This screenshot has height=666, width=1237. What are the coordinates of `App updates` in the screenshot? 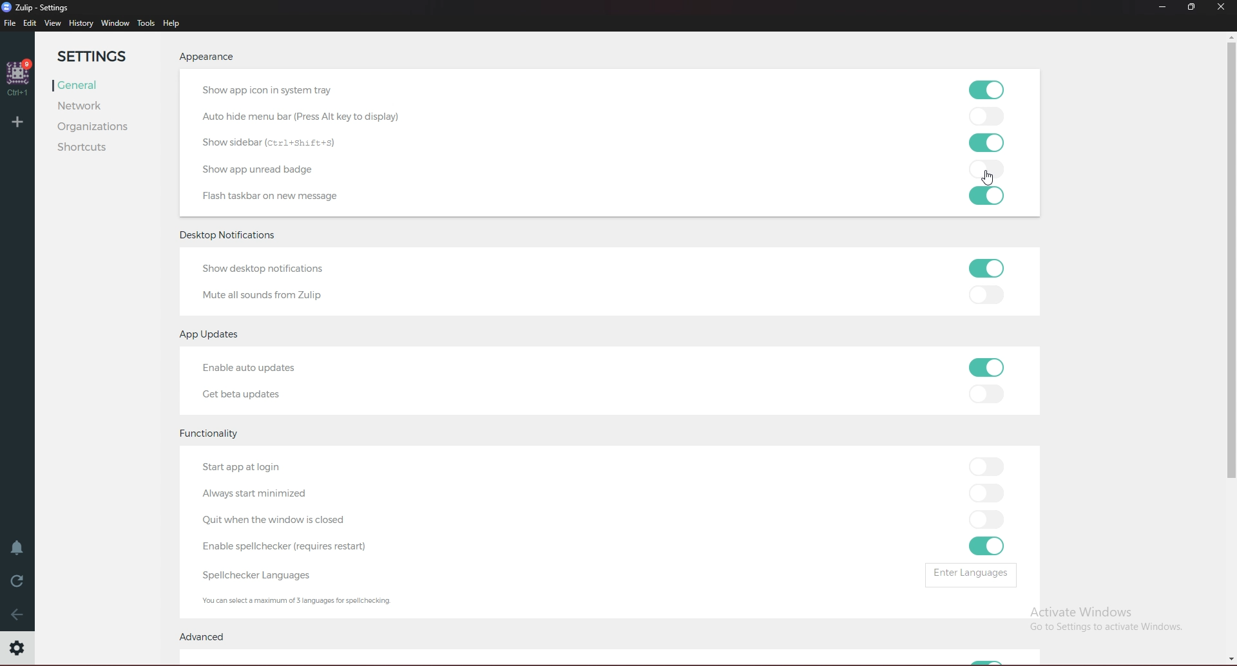 It's located at (215, 336).